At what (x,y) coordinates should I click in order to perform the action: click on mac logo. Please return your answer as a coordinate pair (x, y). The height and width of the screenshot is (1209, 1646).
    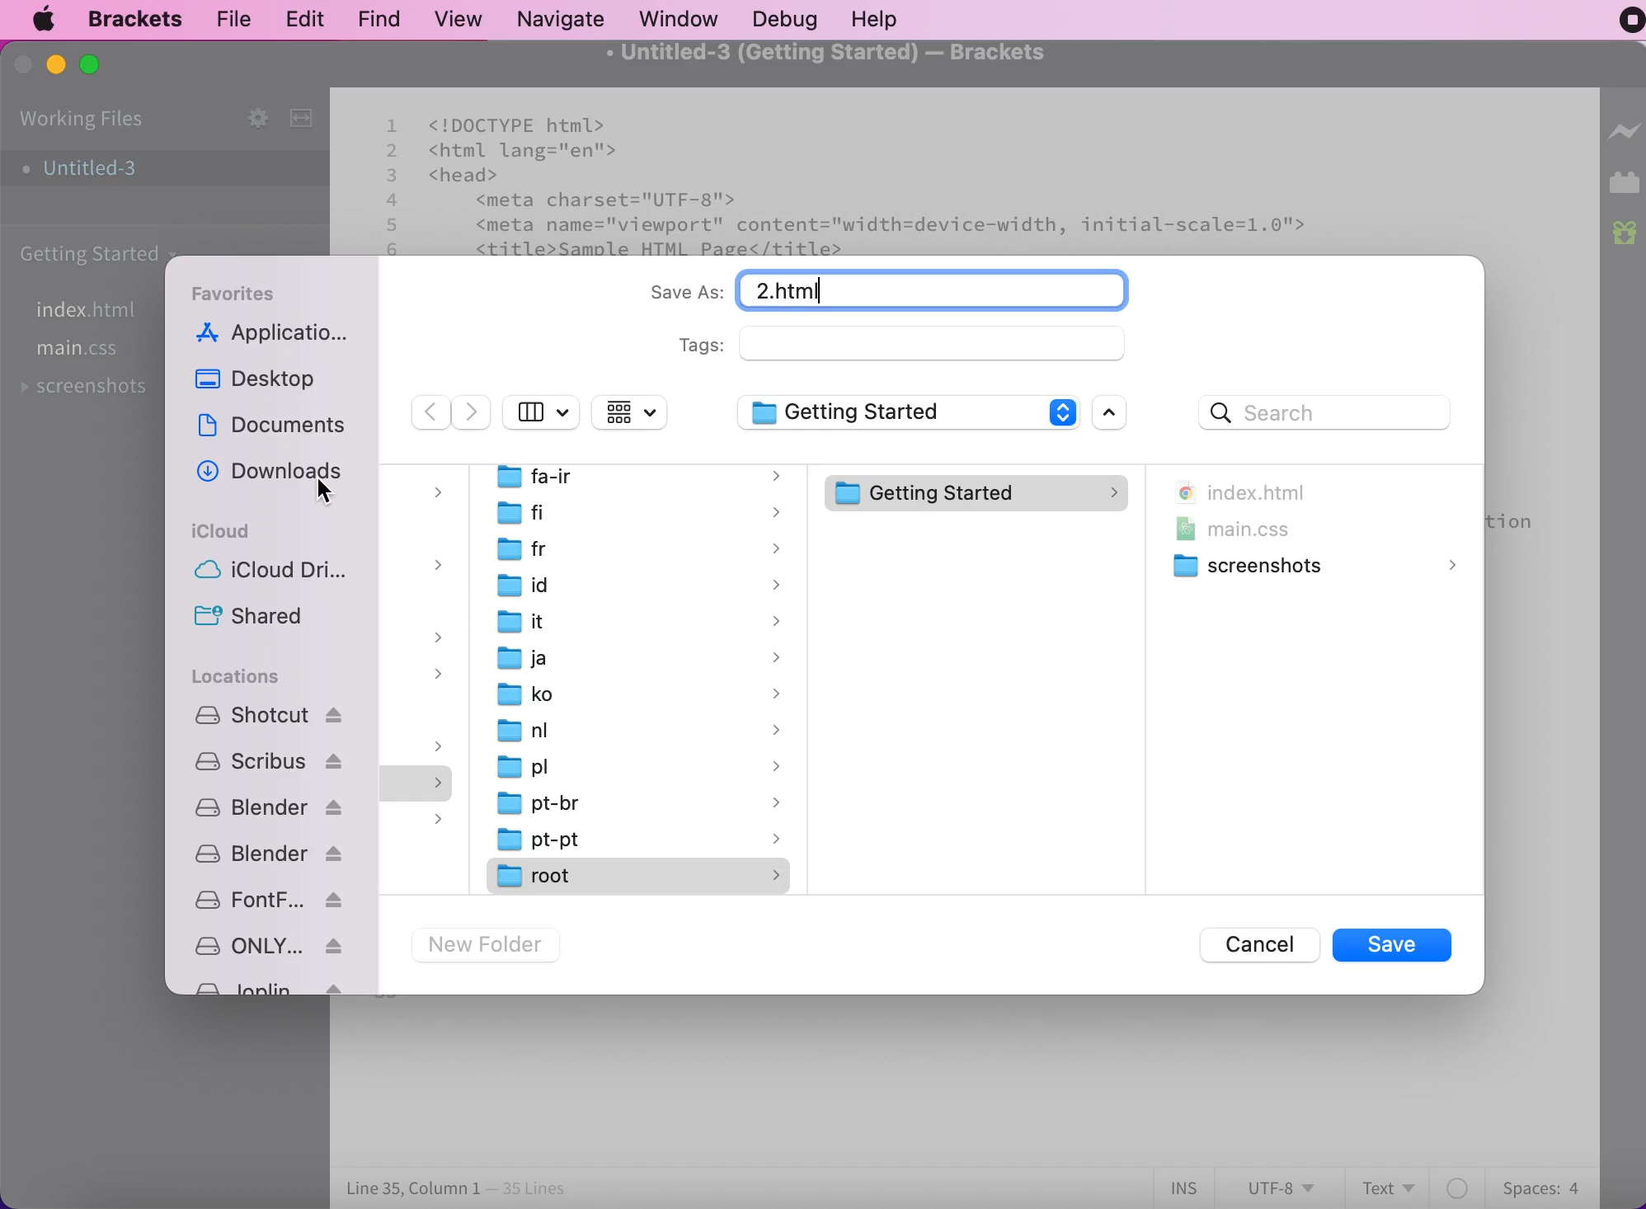
    Looking at the image, I should click on (47, 21).